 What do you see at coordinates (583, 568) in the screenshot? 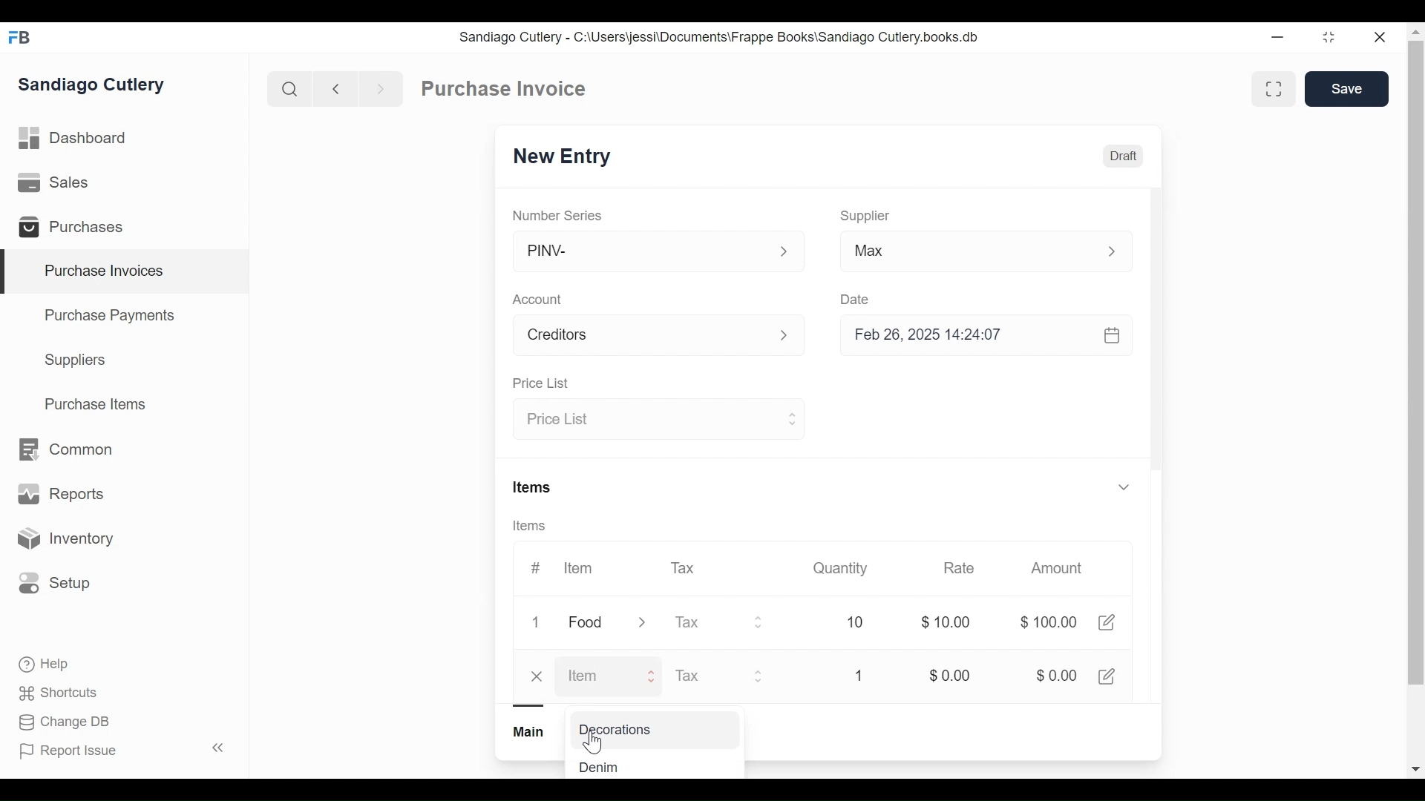
I see `Item` at bounding box center [583, 568].